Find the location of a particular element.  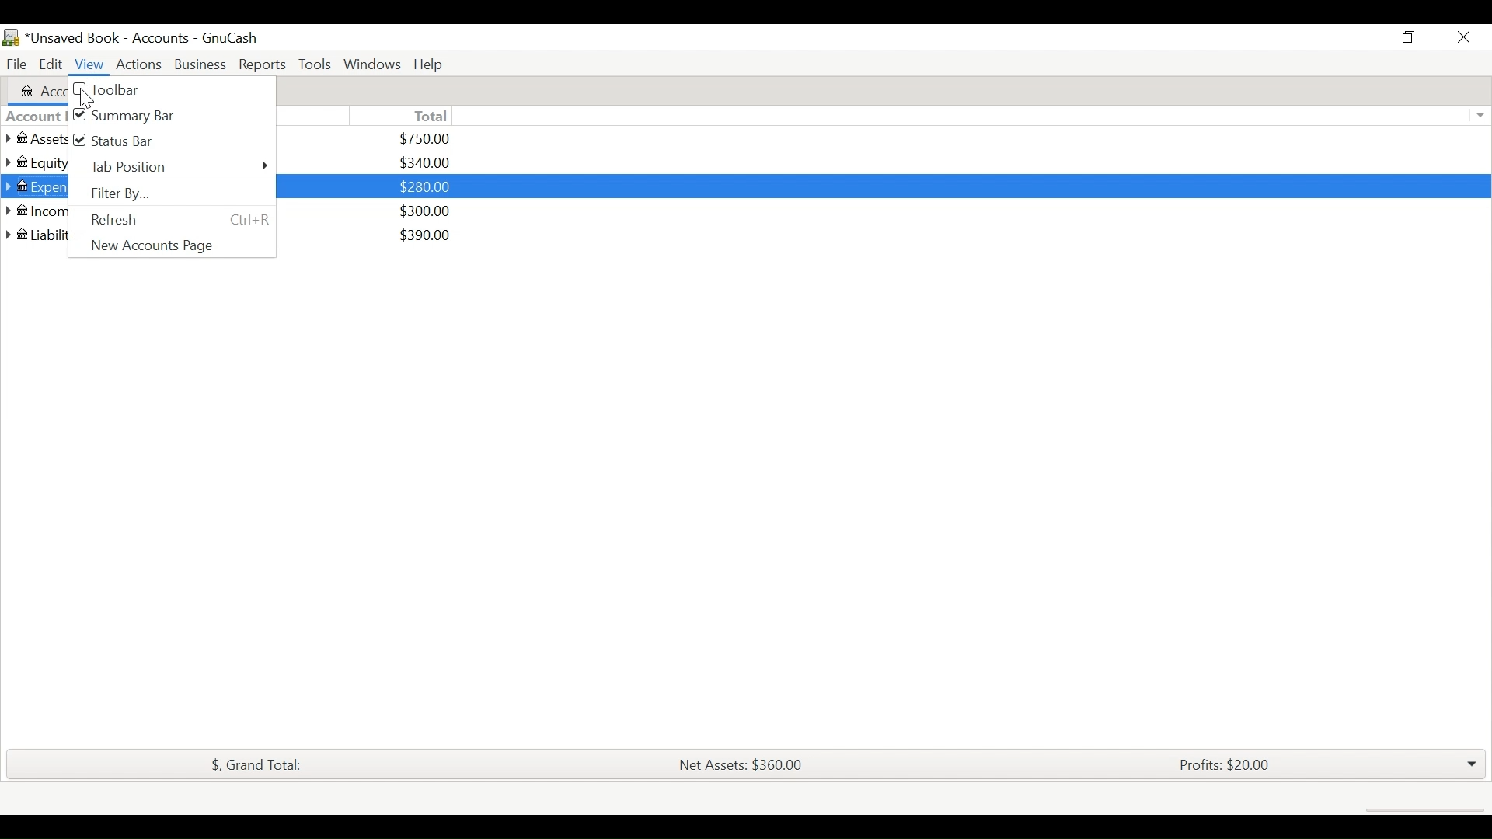

(un)select Summary is located at coordinates (171, 113).